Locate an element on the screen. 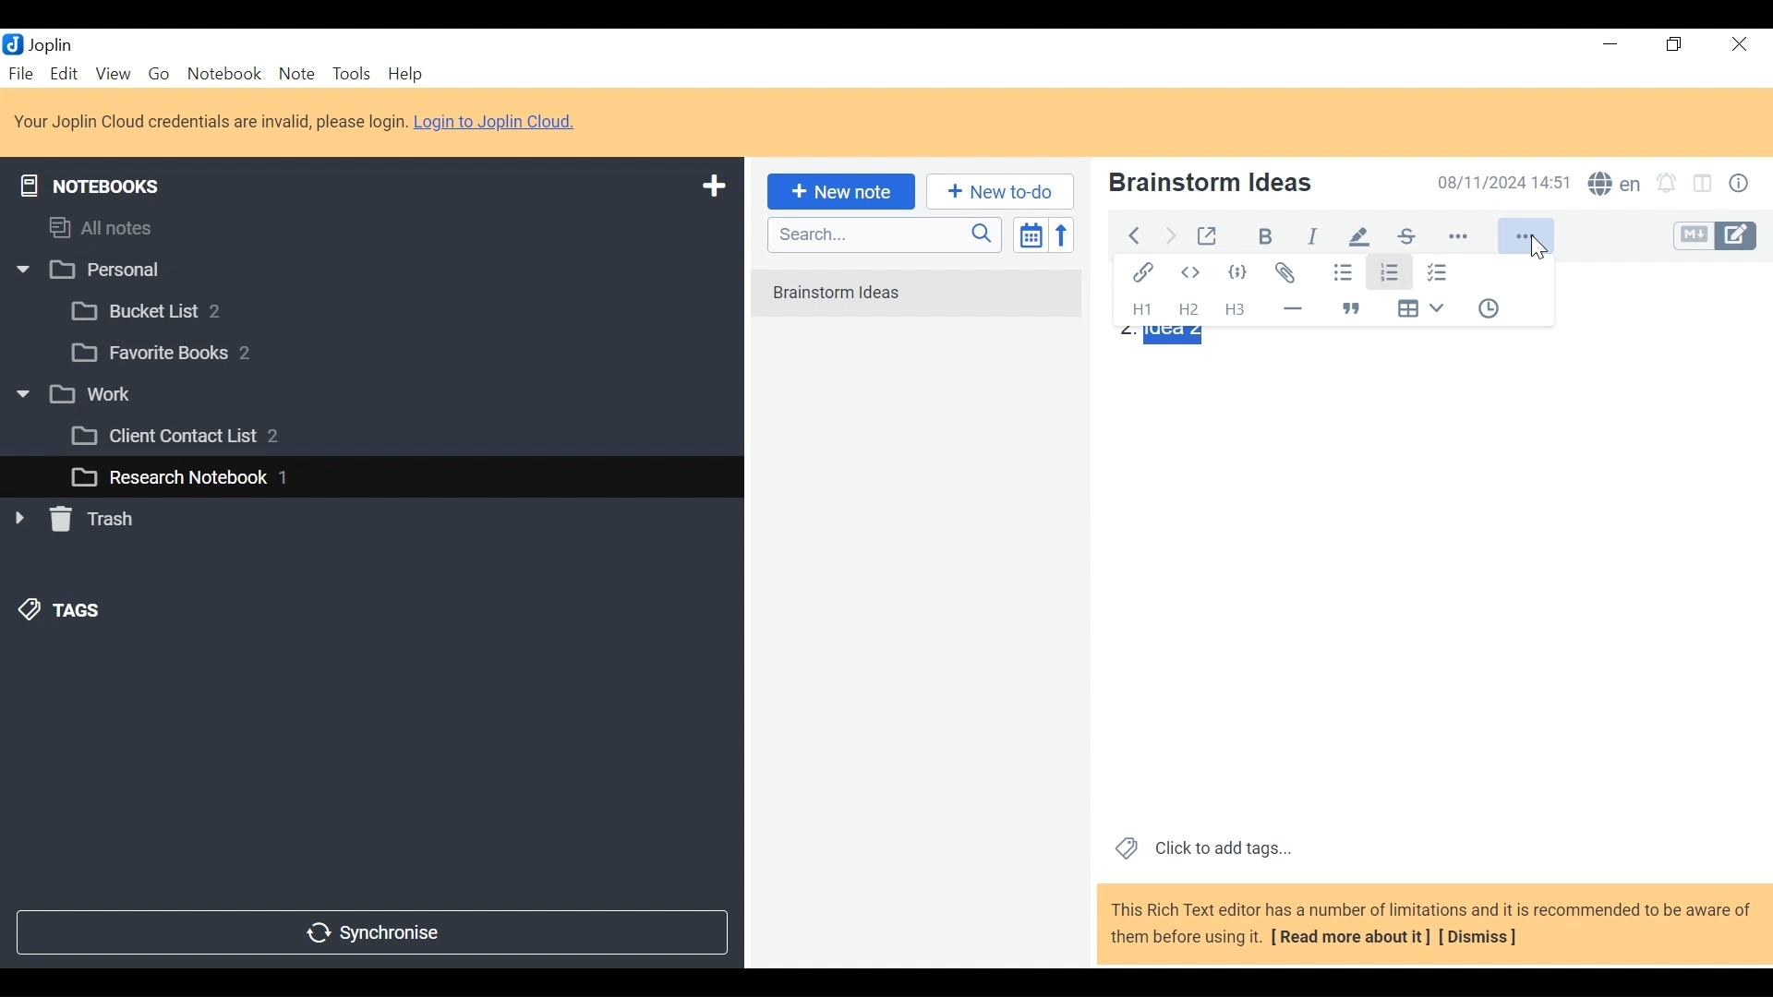 This screenshot has height=997, width=1773. Help is located at coordinates (408, 75).